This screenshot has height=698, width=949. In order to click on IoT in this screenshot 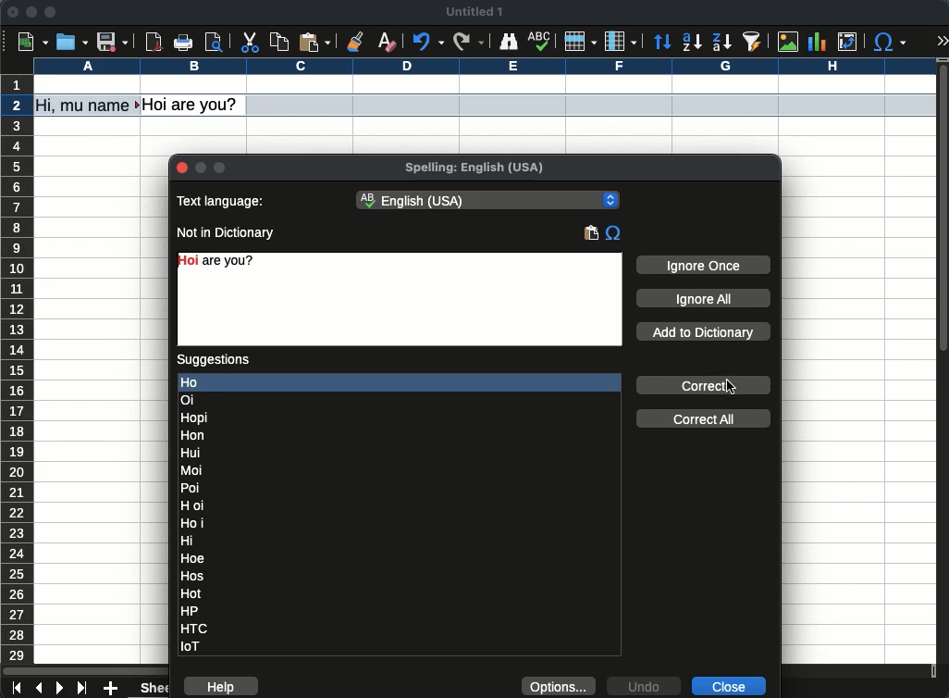, I will do `click(194, 646)`.